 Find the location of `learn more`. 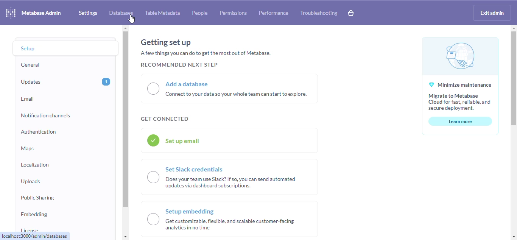

learn more is located at coordinates (461, 121).